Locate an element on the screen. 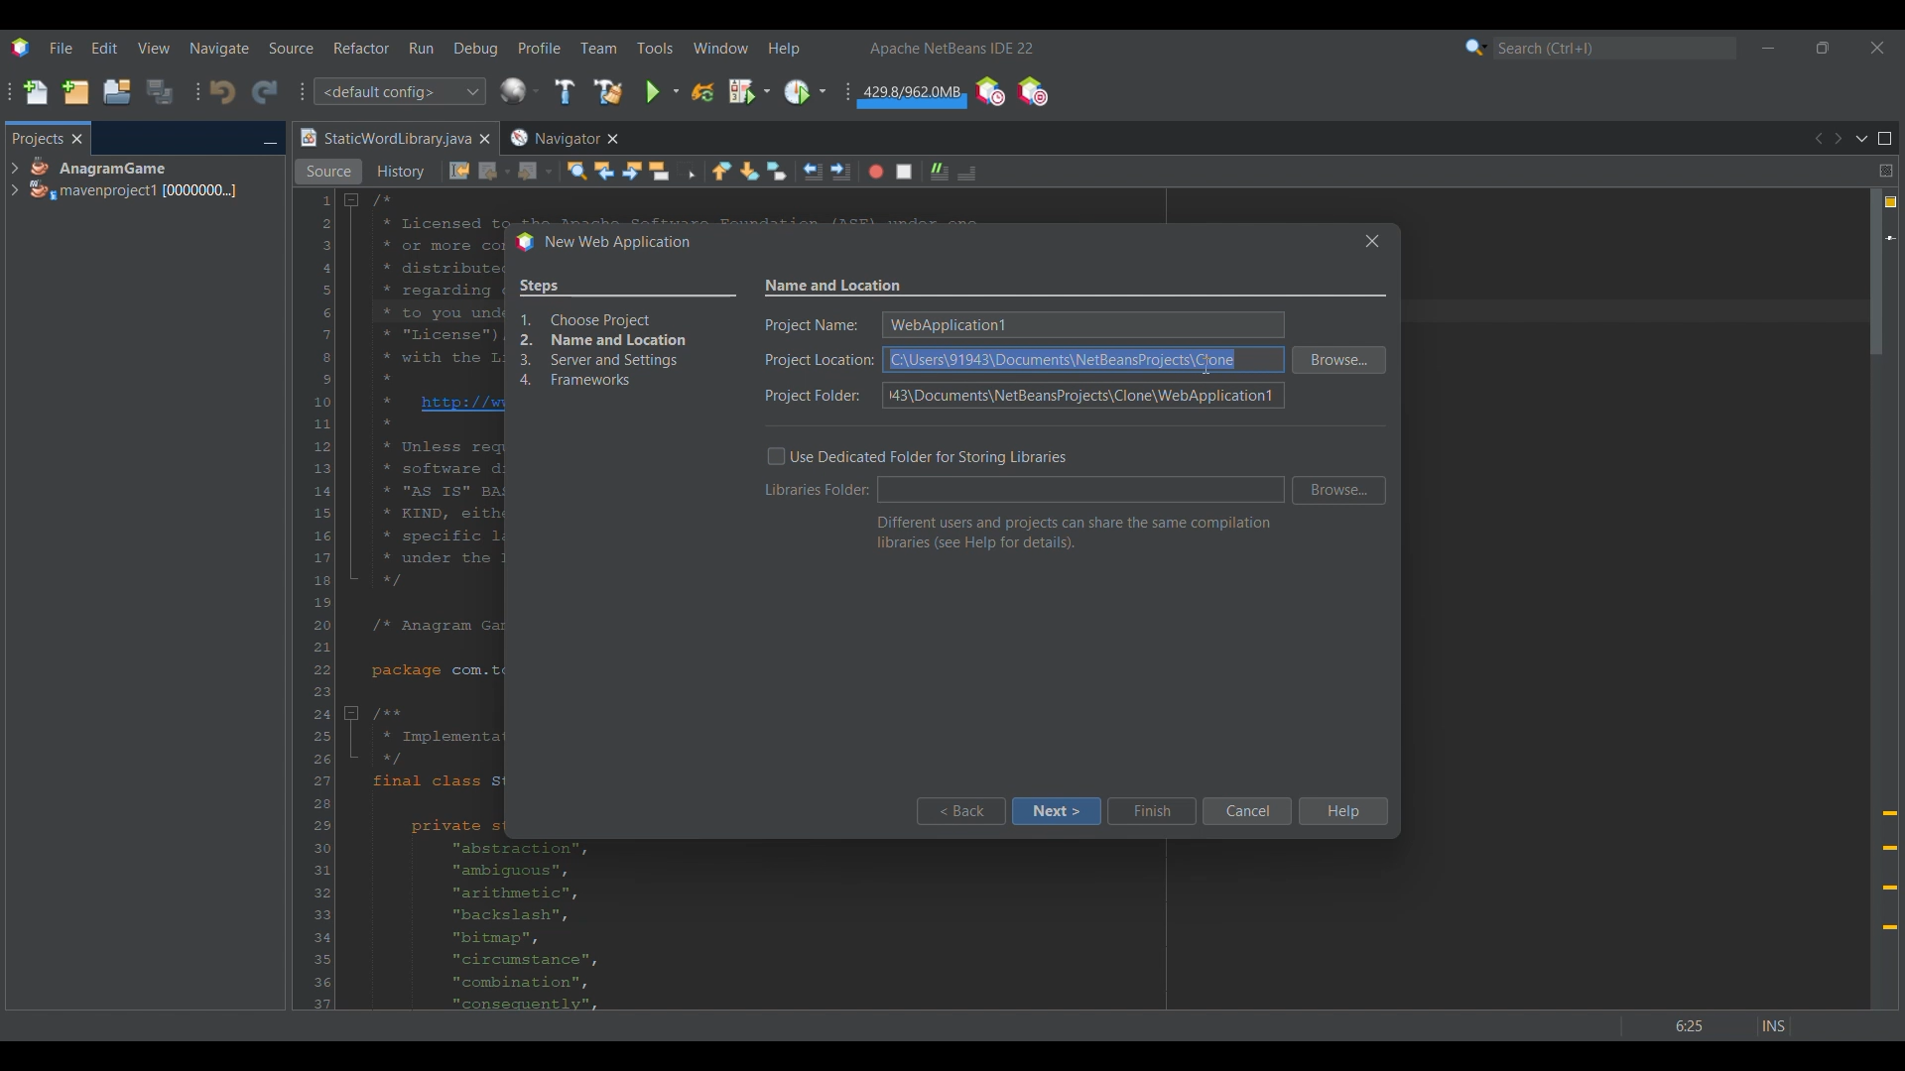  Build main project is located at coordinates (564, 91).